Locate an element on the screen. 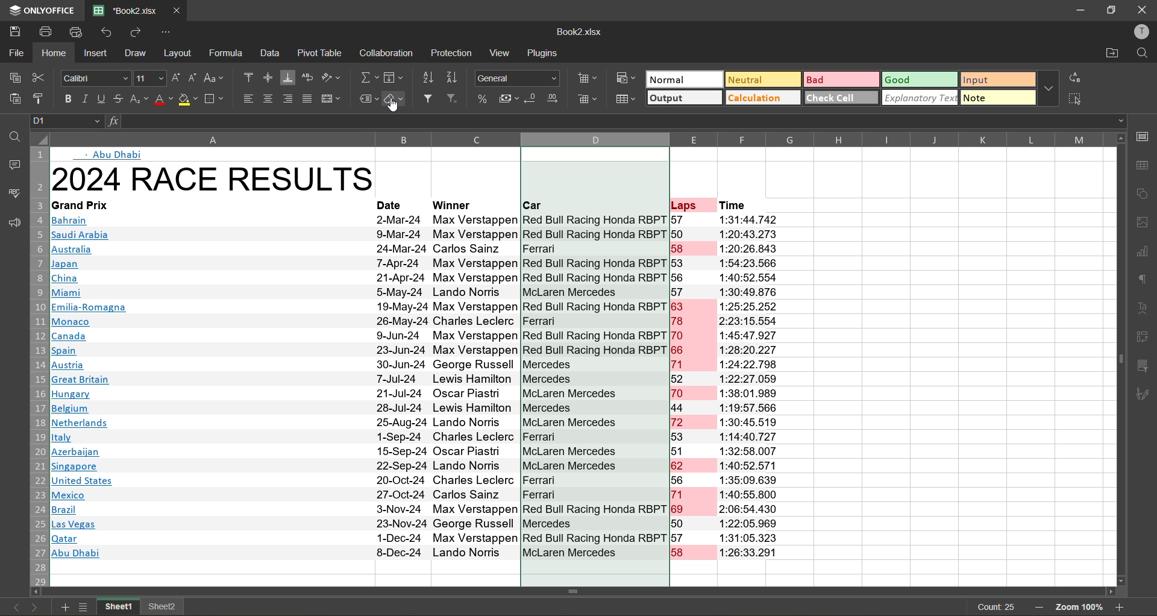  clear filter is located at coordinates (453, 99).